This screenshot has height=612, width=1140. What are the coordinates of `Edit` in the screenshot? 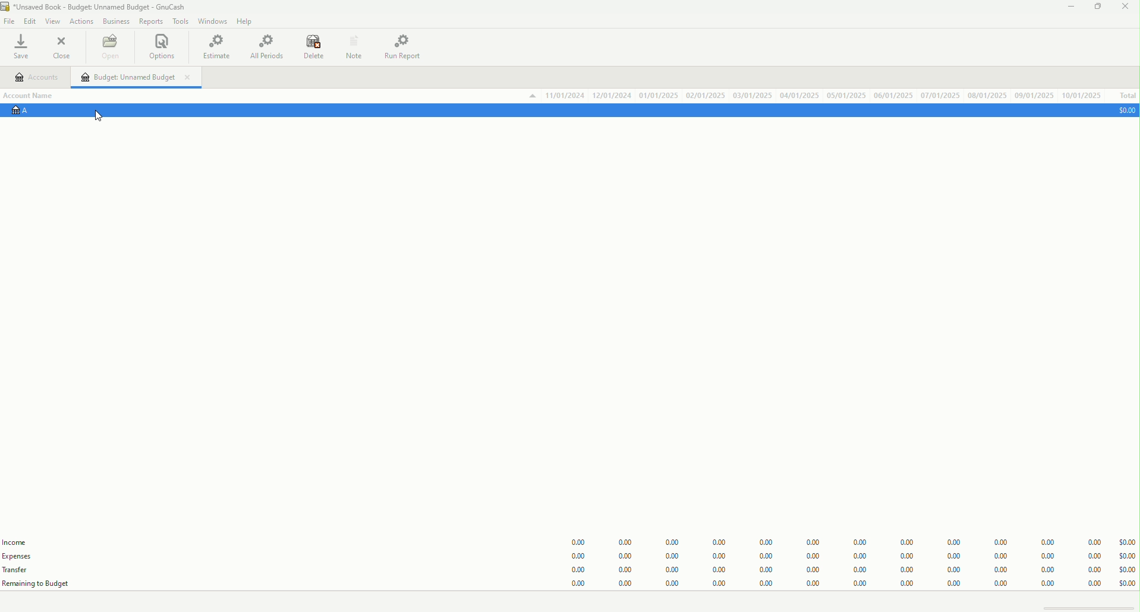 It's located at (31, 21).